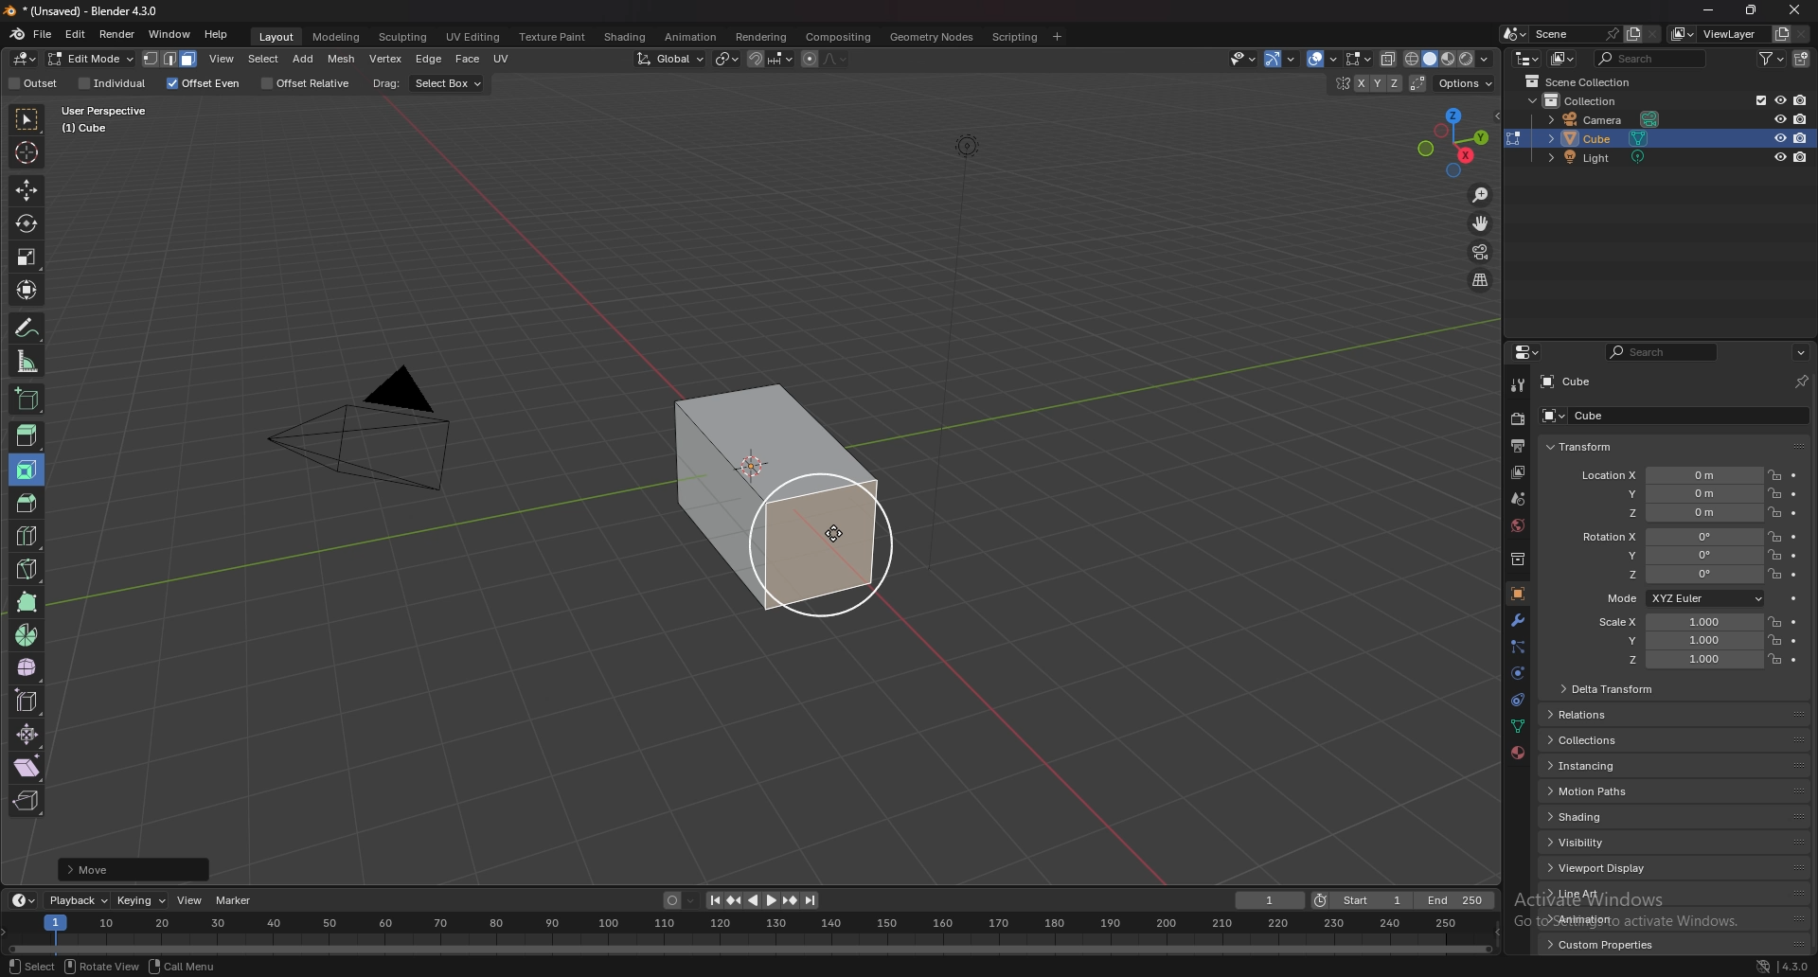 This screenshot has height=977, width=1818. What do you see at coordinates (1516, 560) in the screenshot?
I see `collection` at bounding box center [1516, 560].